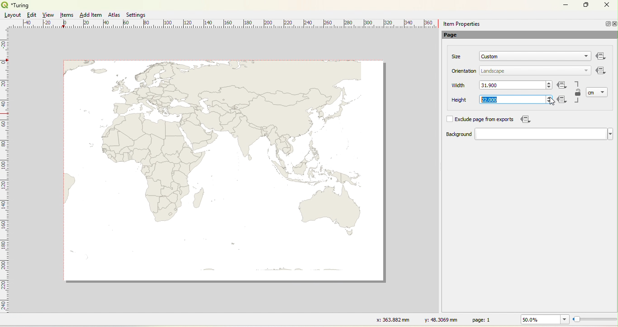 This screenshot has width=618, height=327. What do you see at coordinates (578, 93) in the screenshot?
I see `Lock/Unlock` at bounding box center [578, 93].